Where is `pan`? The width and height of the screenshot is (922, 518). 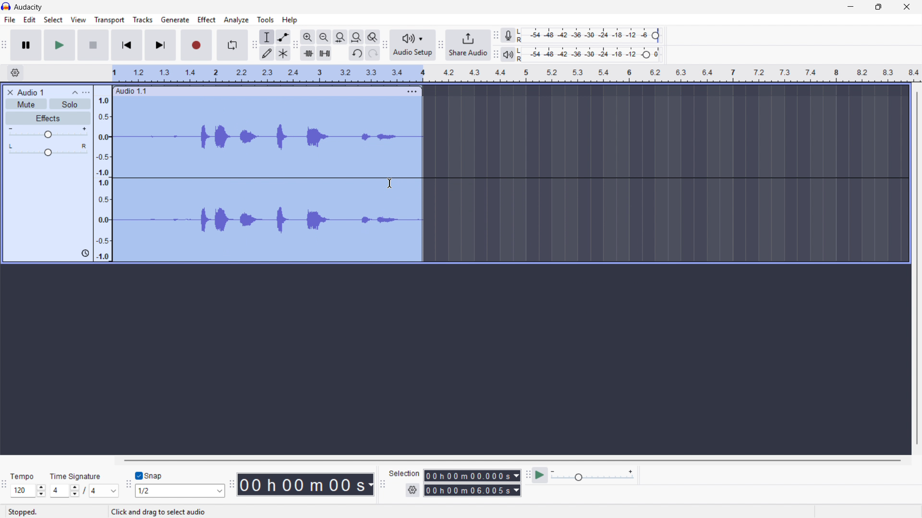 pan is located at coordinates (48, 150).